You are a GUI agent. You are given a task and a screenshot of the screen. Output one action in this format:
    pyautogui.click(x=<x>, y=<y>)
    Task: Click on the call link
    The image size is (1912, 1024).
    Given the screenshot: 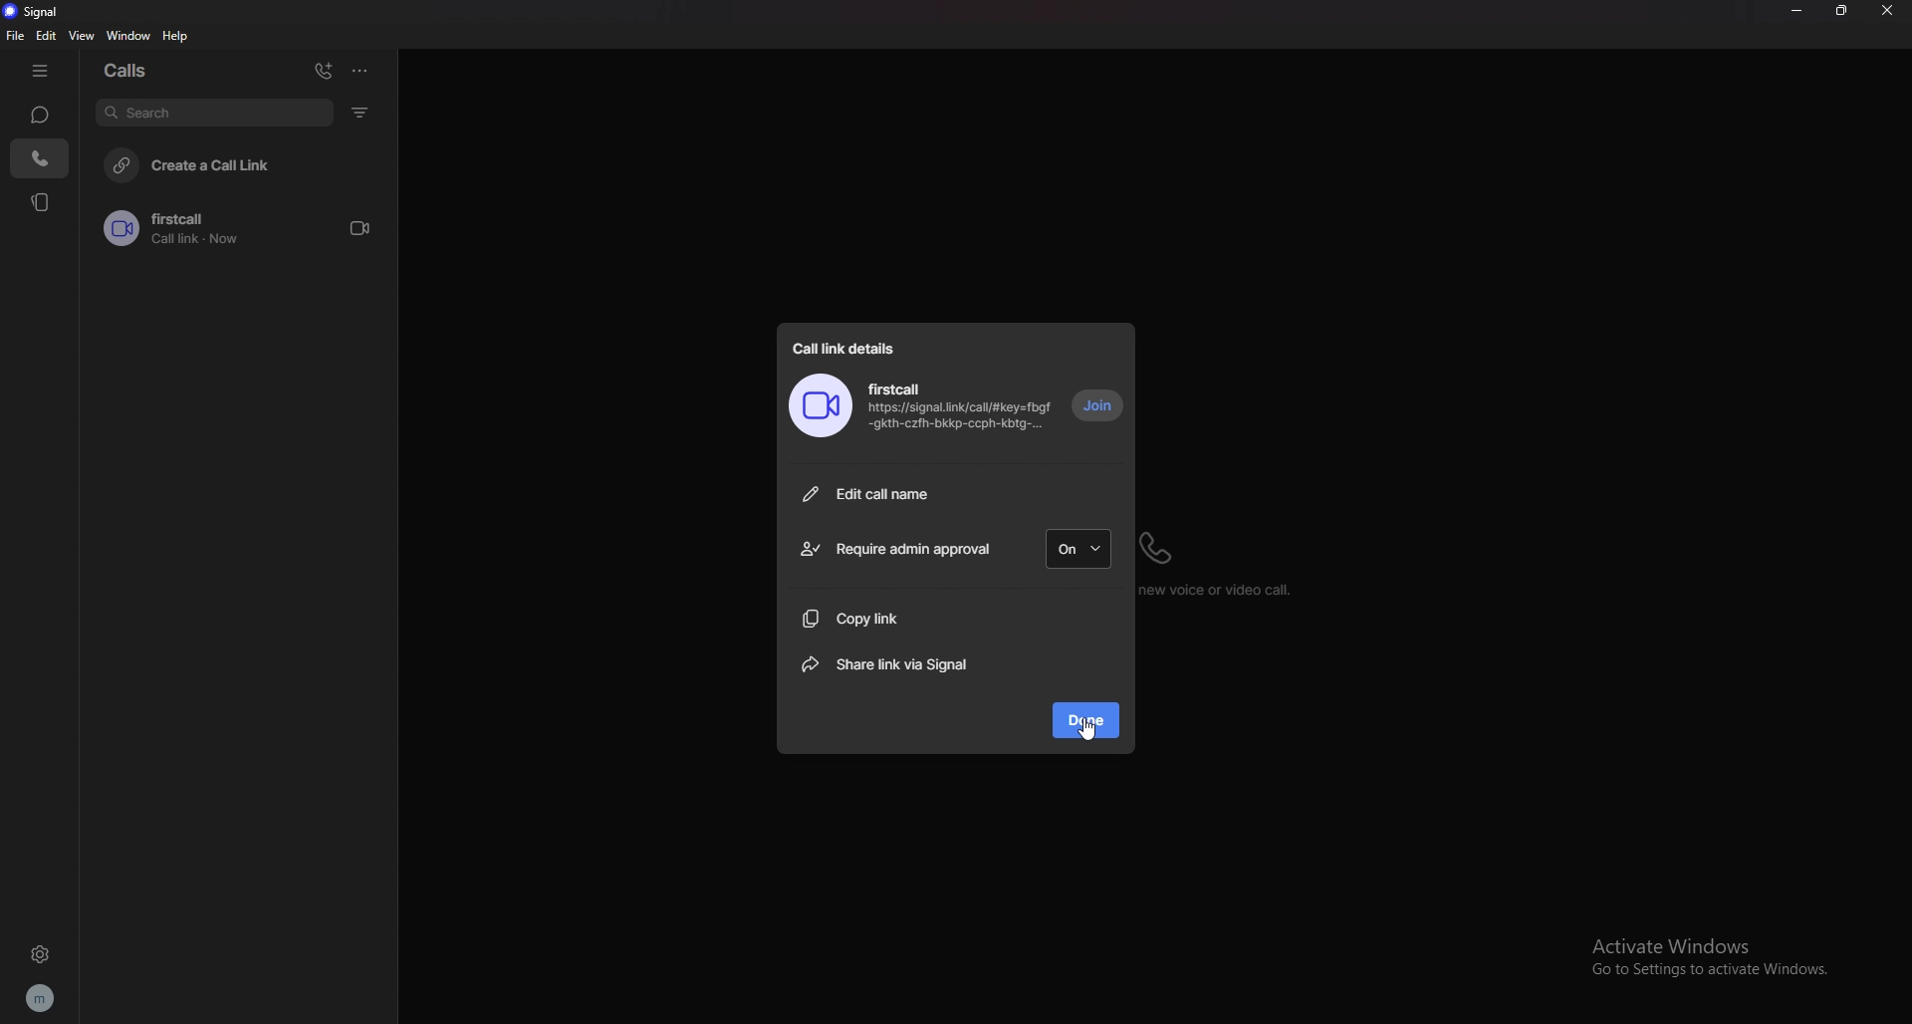 What is the action you would take?
    pyautogui.click(x=246, y=228)
    